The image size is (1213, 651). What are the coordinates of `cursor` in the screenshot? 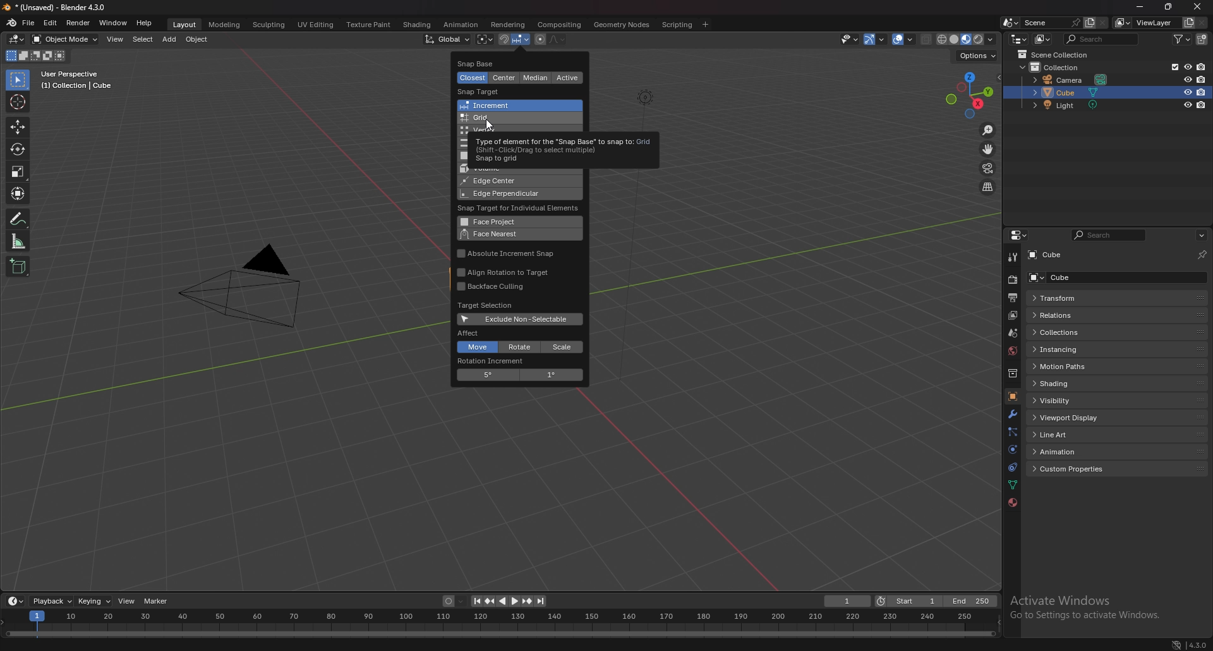 It's located at (16, 101).